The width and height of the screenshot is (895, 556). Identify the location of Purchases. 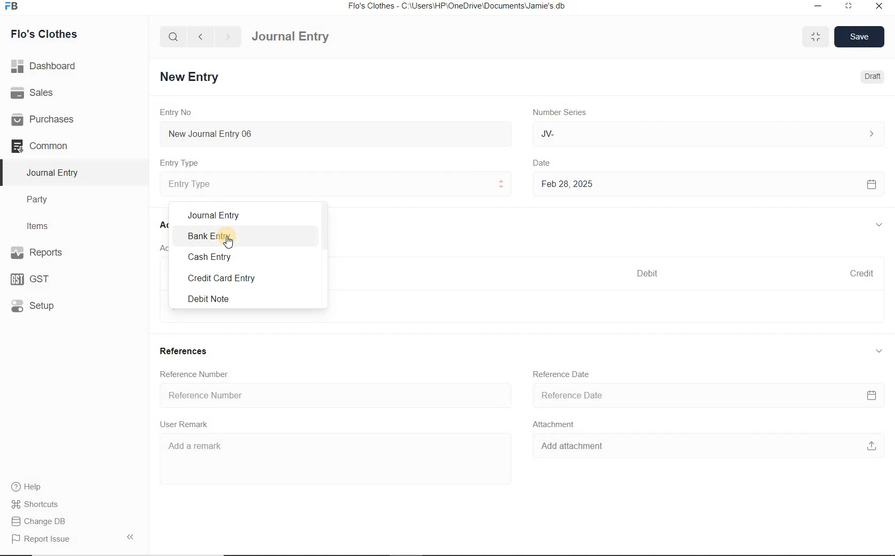
(47, 119).